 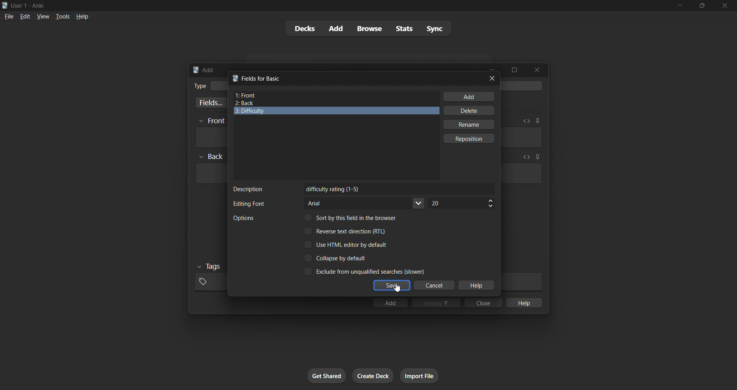 I want to click on close, so click(x=537, y=70).